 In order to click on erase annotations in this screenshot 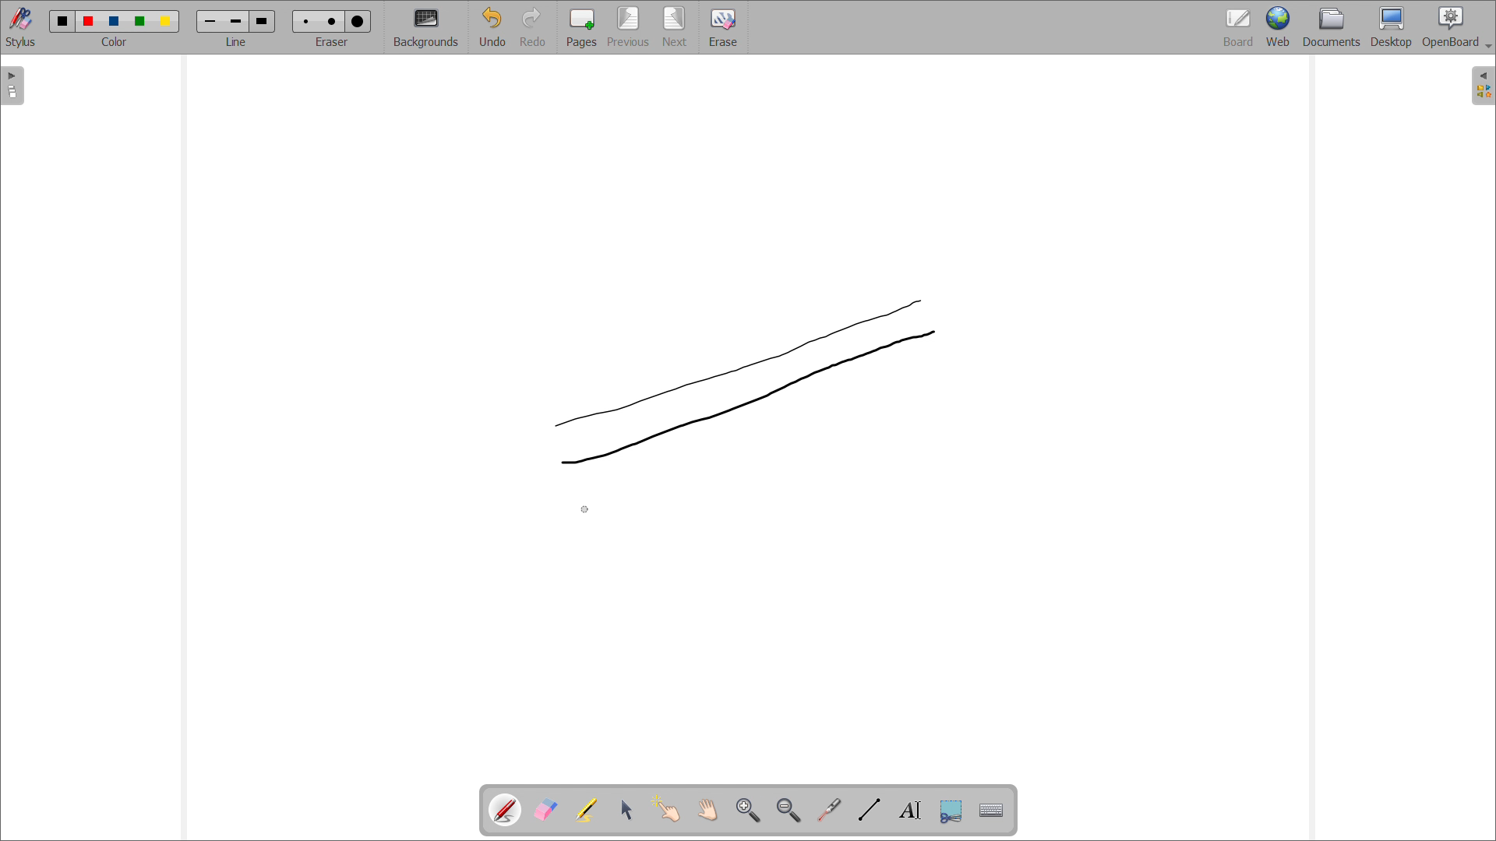, I will do `click(546, 810)`.